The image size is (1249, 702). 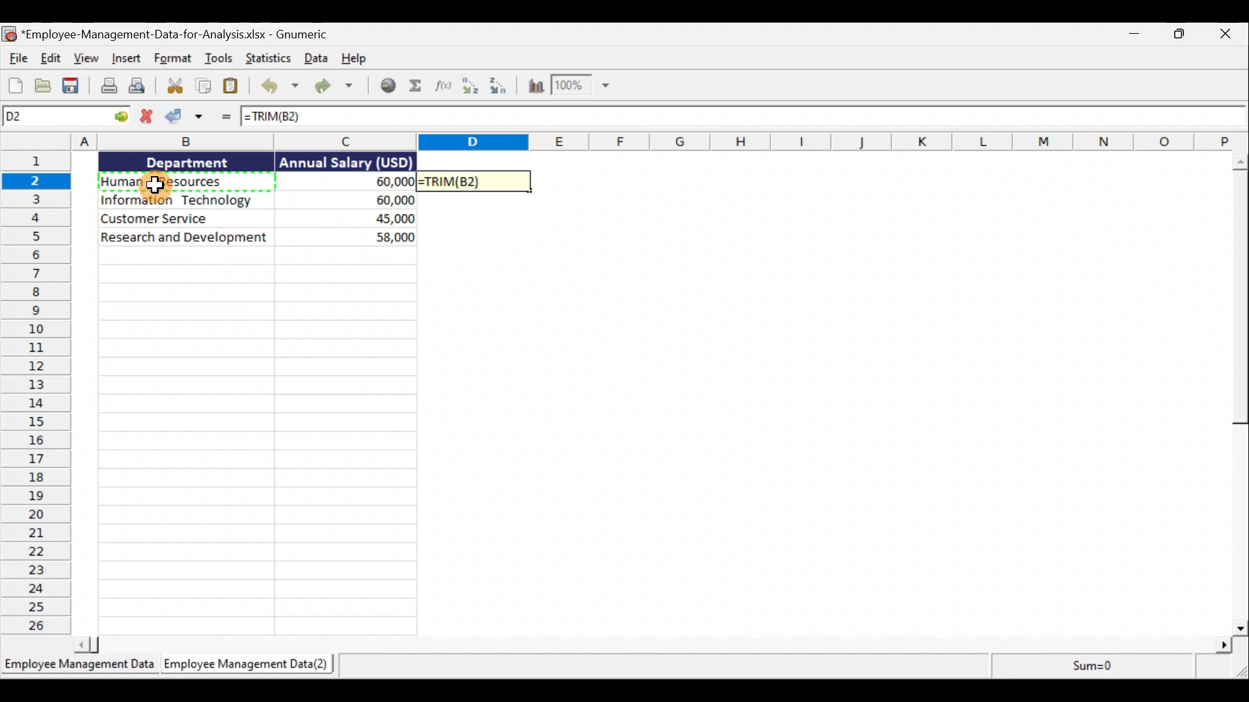 I want to click on Insert a chart, so click(x=536, y=86).